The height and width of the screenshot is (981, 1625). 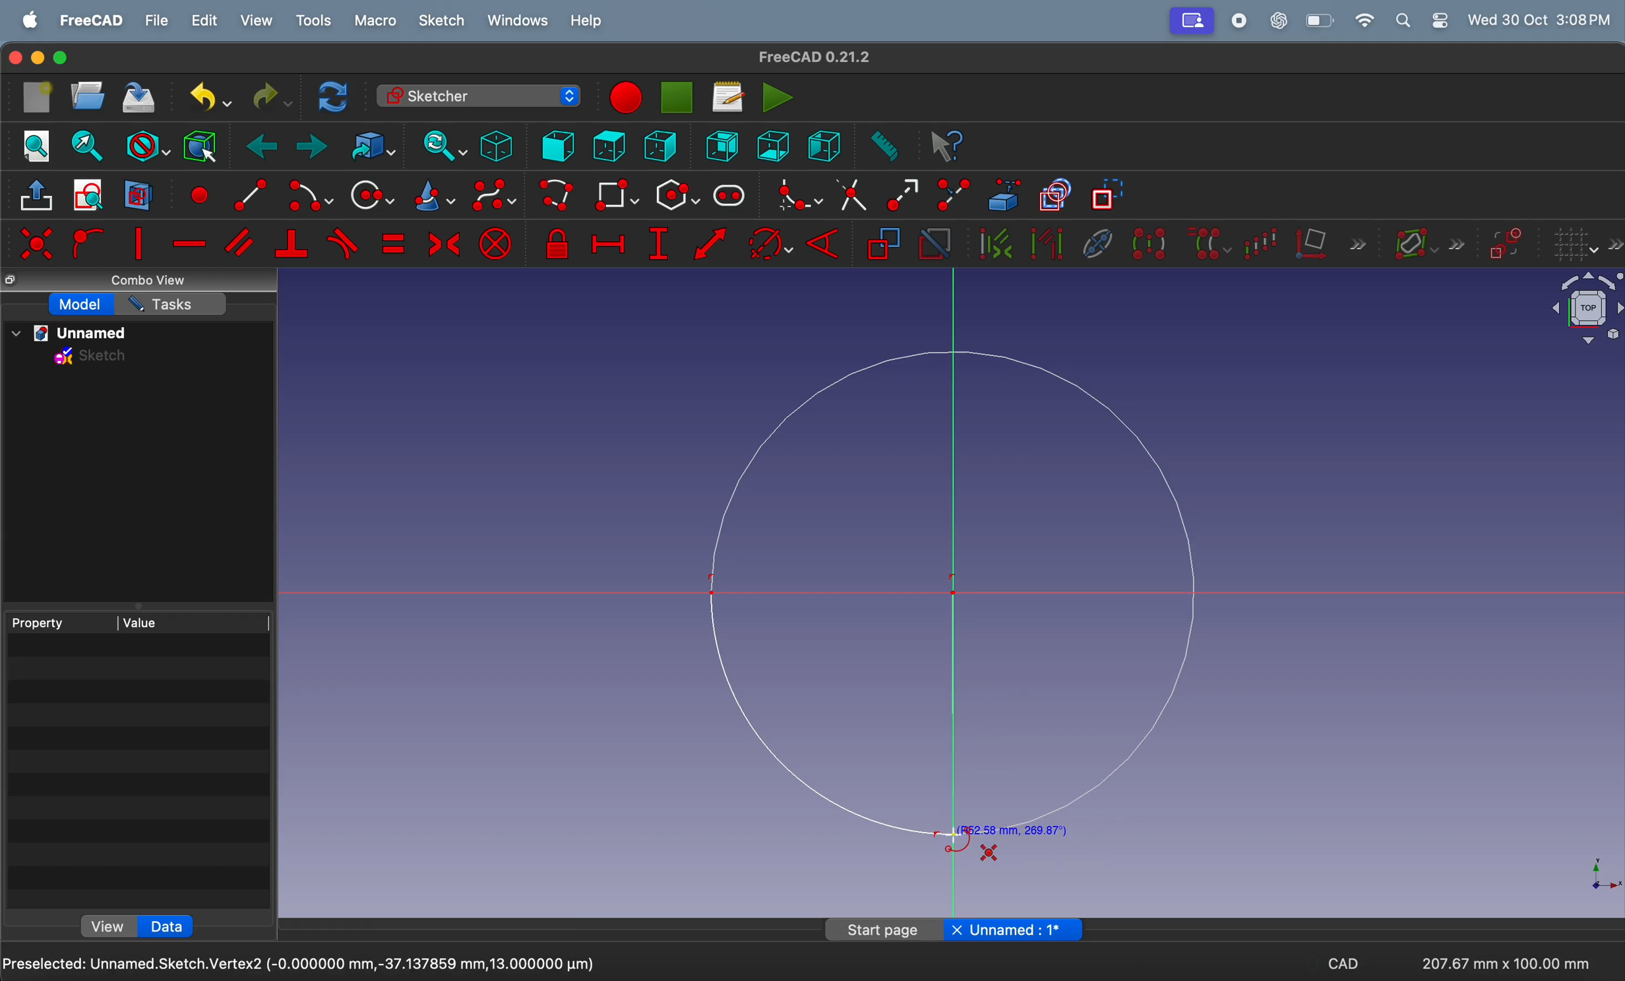 I want to click on sync view, so click(x=439, y=146).